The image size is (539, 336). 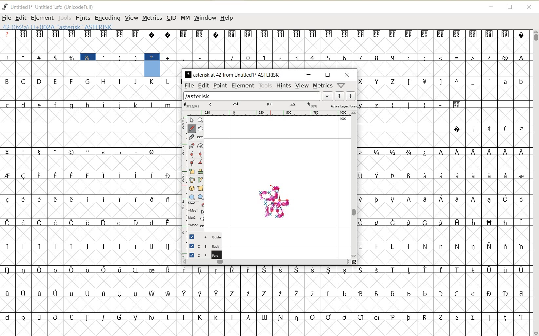 What do you see at coordinates (328, 75) in the screenshot?
I see `RESTORE` at bounding box center [328, 75].